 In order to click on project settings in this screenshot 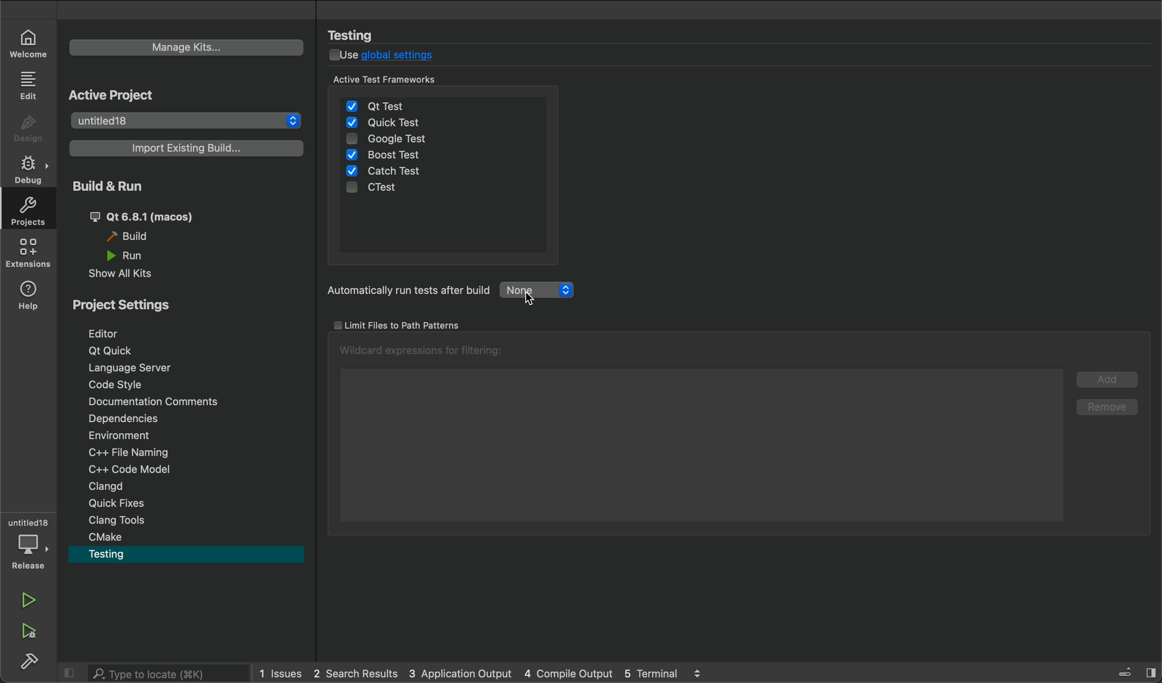, I will do `click(132, 304)`.